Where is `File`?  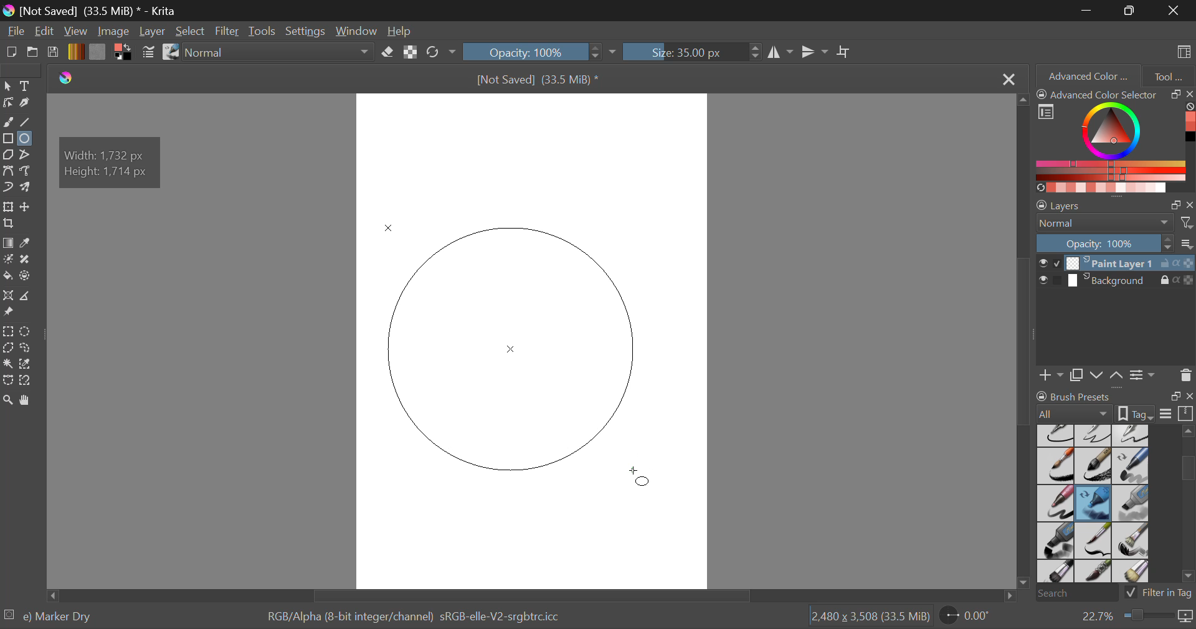 File is located at coordinates (16, 32).